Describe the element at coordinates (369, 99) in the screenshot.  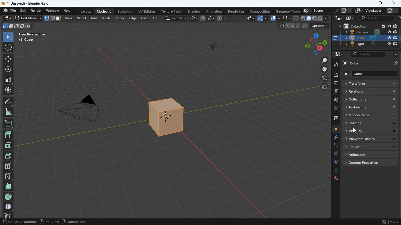
I see `collections` at that location.